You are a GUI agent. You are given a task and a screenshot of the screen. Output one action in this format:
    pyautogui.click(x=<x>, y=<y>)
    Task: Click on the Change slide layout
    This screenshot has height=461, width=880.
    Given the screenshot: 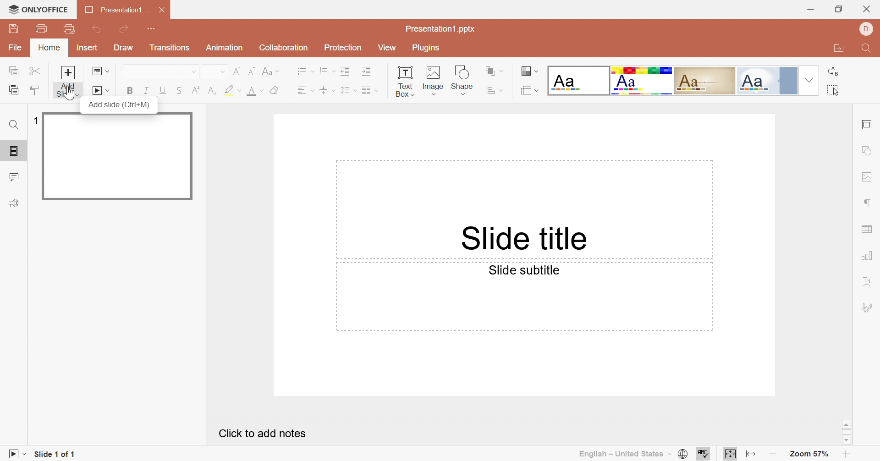 What is the action you would take?
    pyautogui.click(x=100, y=71)
    